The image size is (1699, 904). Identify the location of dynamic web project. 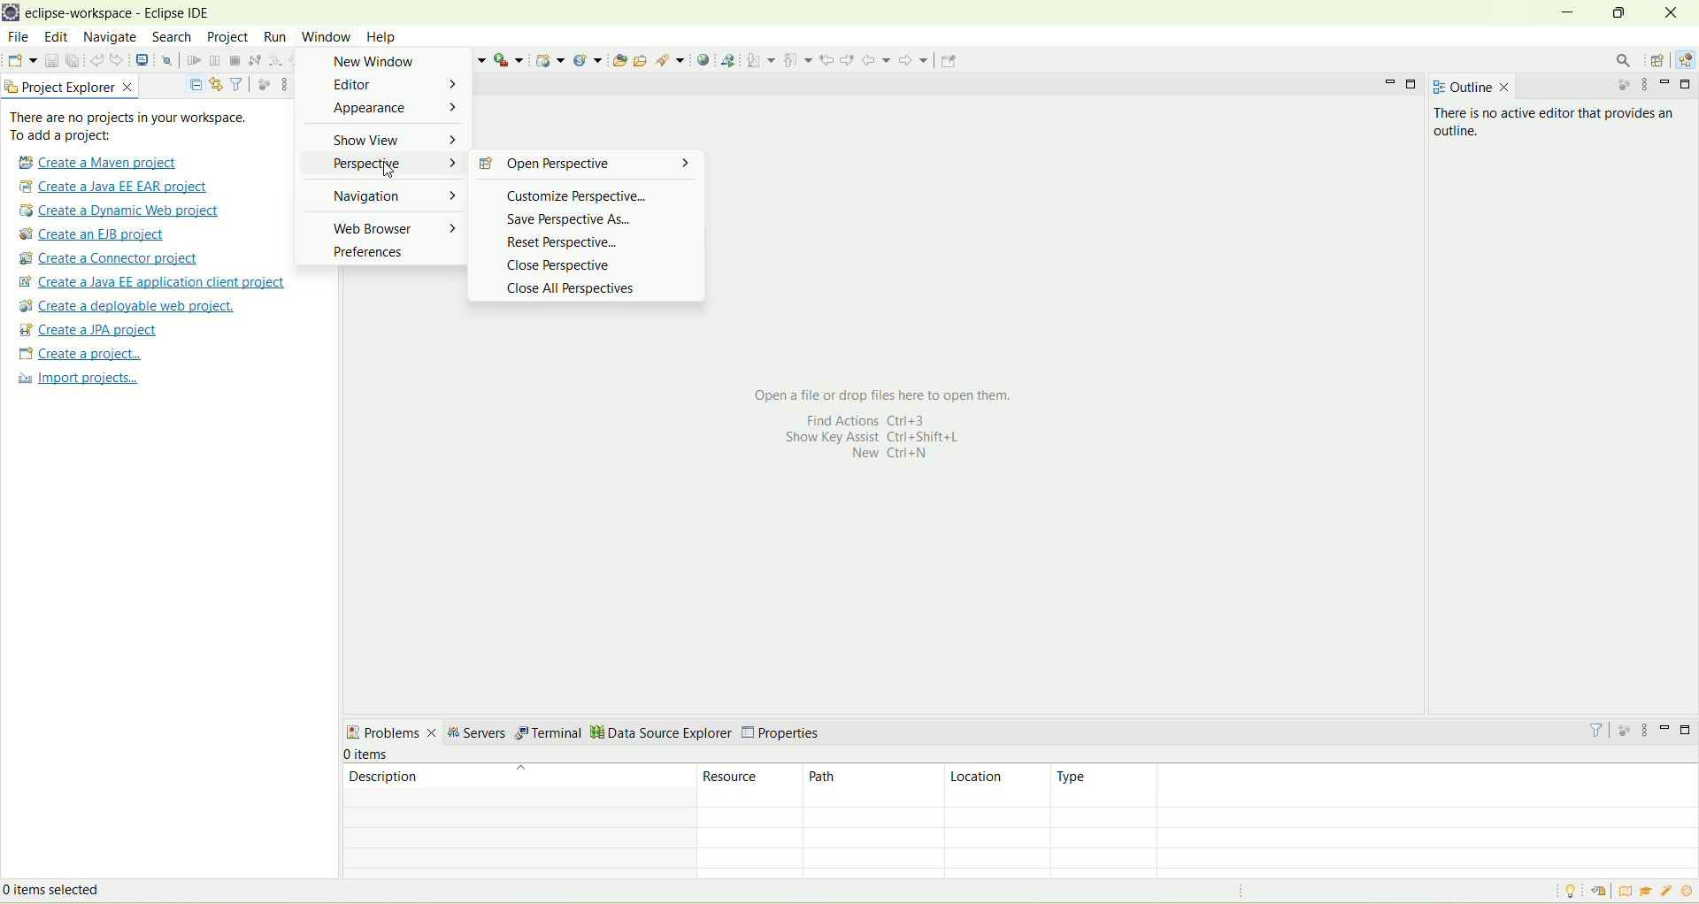
(551, 61).